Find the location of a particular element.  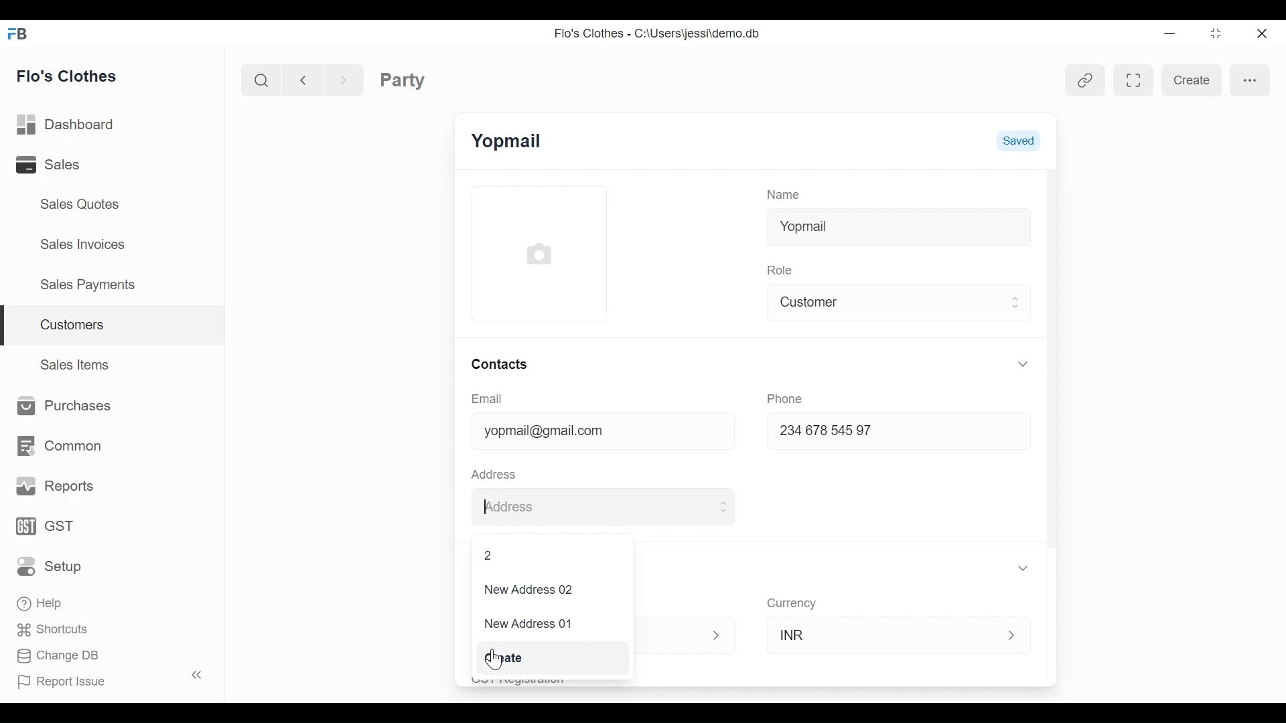

Flo's Clothes is located at coordinates (69, 76).